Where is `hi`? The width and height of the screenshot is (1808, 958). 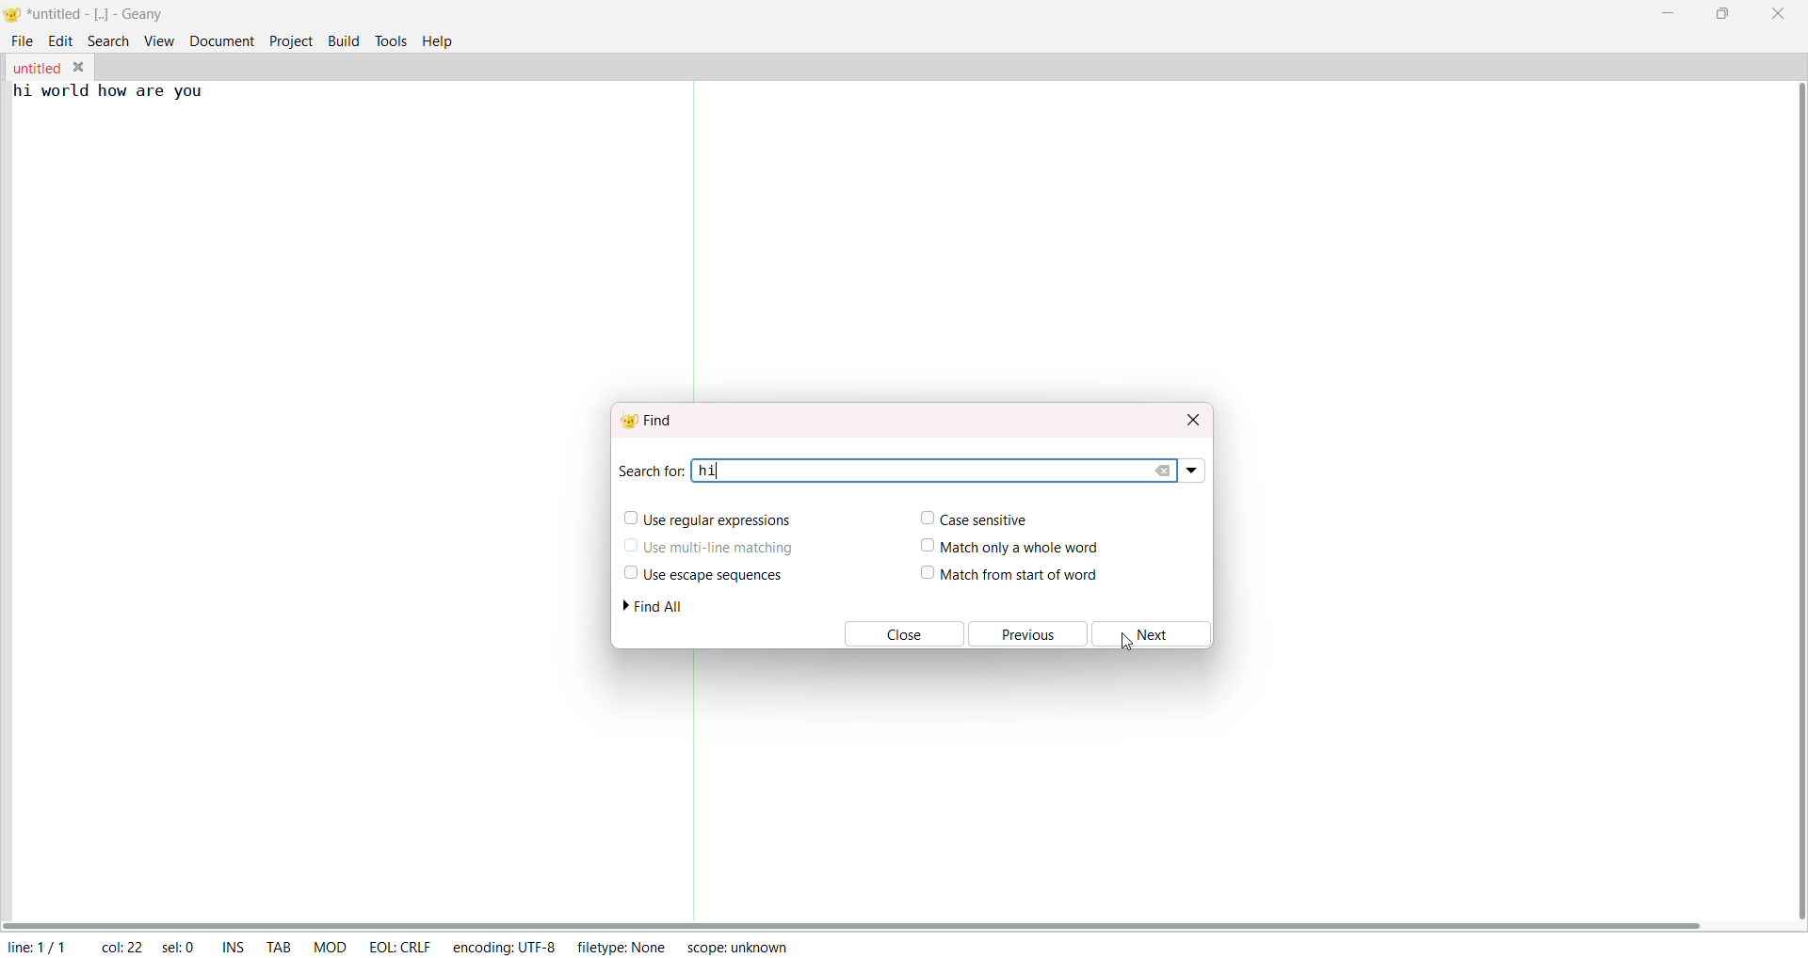
hi is located at coordinates (716, 469).